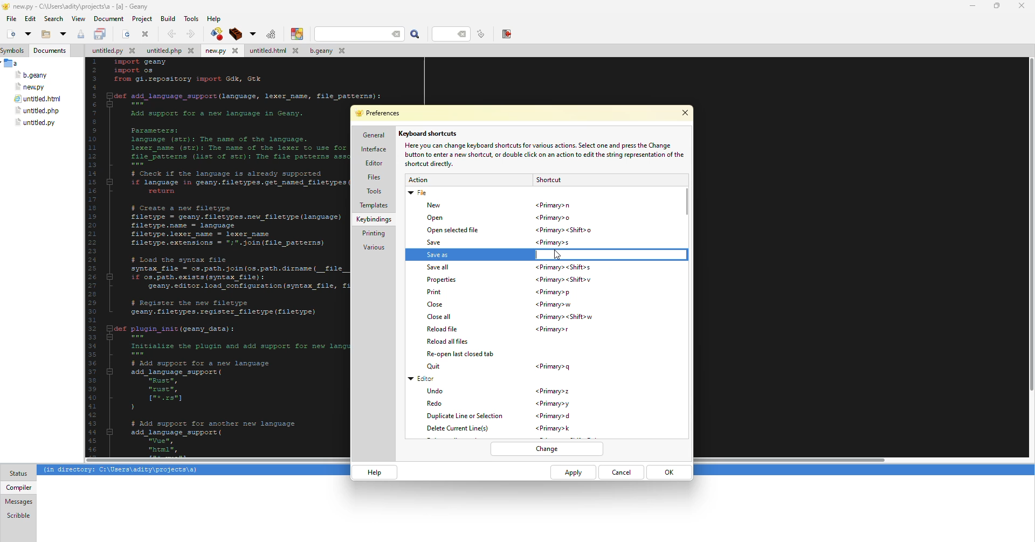  I want to click on save, so click(101, 34).